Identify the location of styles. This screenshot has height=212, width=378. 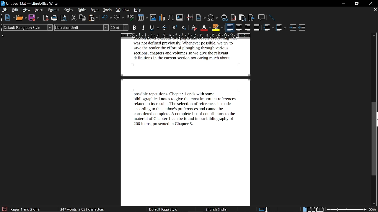
(69, 10).